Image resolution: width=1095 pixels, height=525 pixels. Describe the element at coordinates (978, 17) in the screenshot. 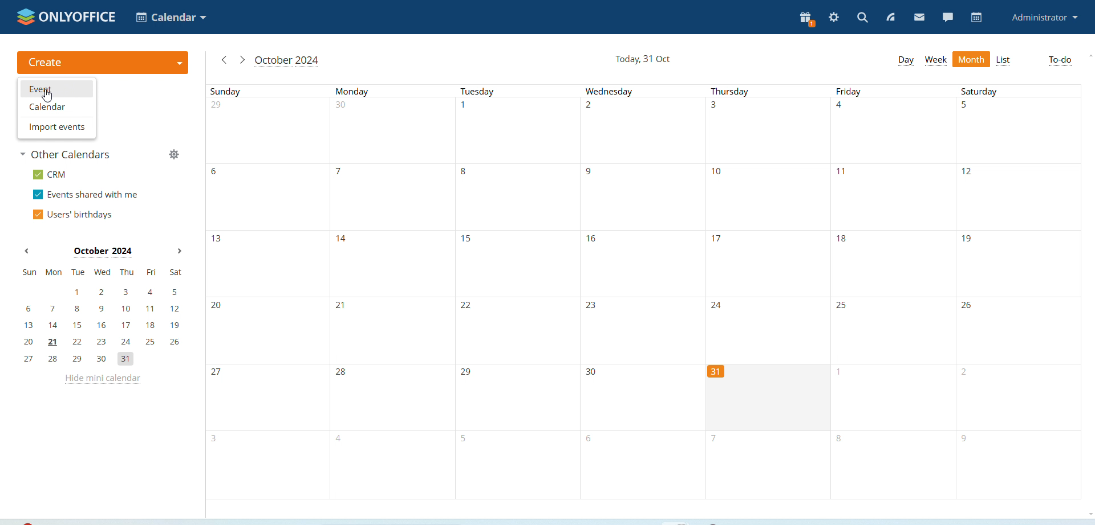

I see `calendar` at that location.